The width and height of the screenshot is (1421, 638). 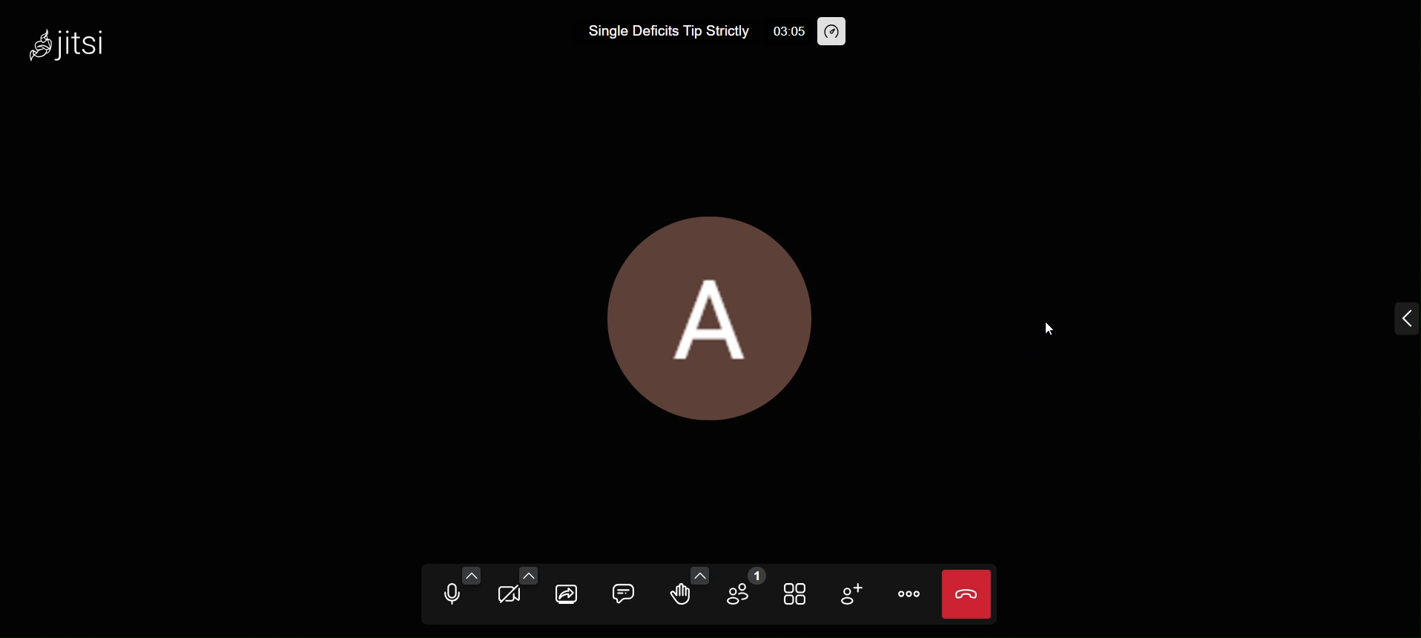 What do you see at coordinates (86, 45) in the screenshot?
I see `jitsi` at bounding box center [86, 45].